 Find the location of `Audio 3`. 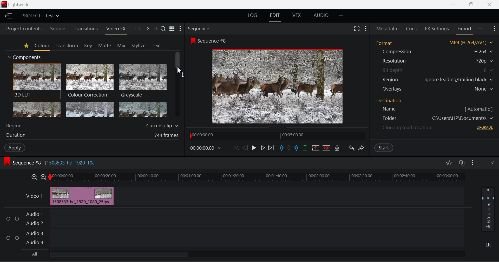

Audio 3 is located at coordinates (34, 233).